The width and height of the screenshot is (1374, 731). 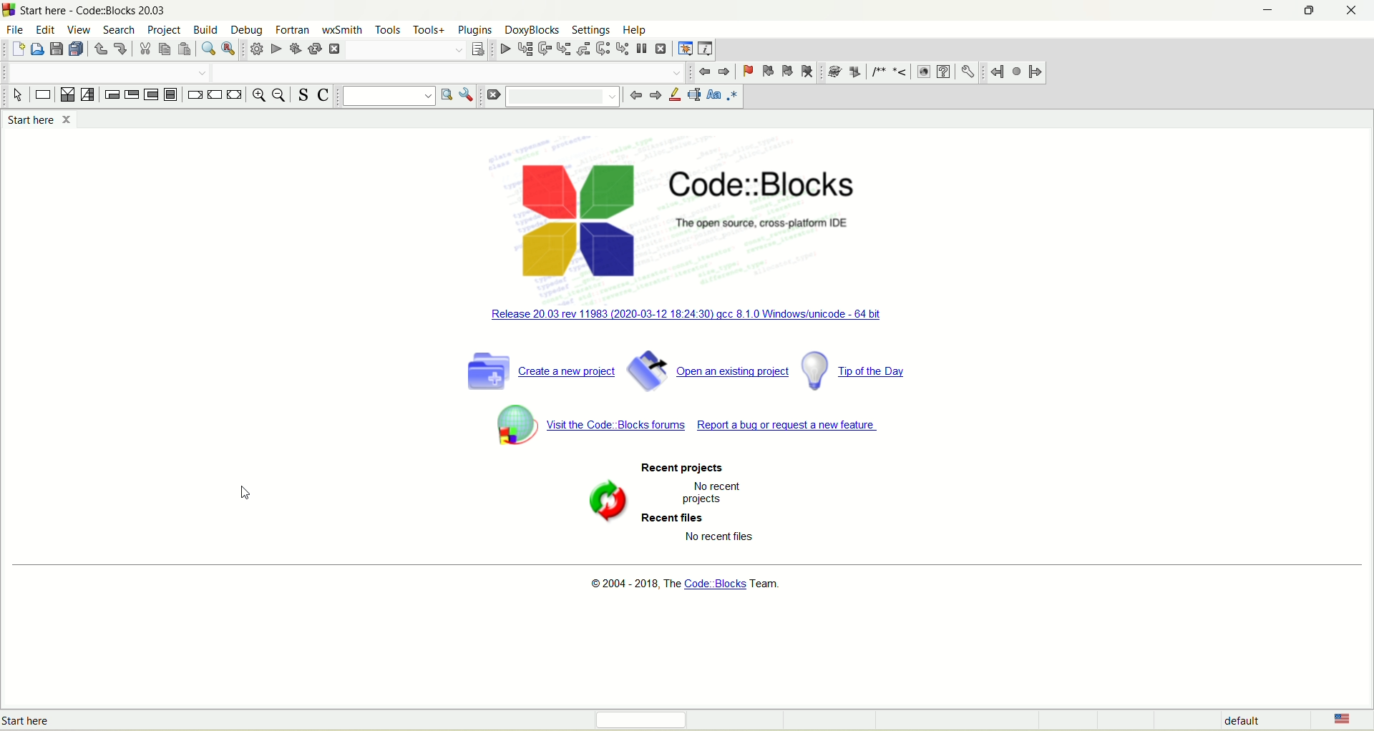 I want to click on open, so click(x=36, y=49).